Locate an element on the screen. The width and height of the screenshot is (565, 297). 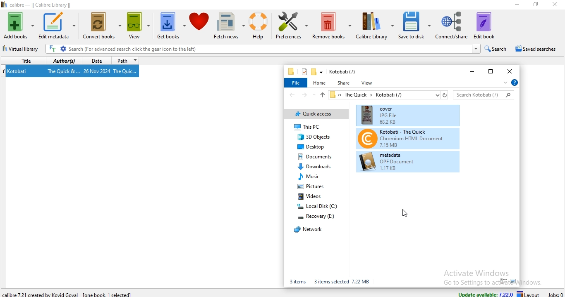
save to disk is located at coordinates (415, 25).